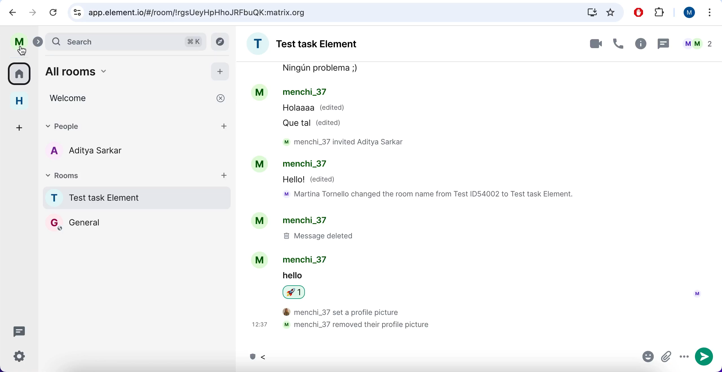 Image resolution: width=722 pixels, height=372 pixels. What do you see at coordinates (221, 44) in the screenshot?
I see `` at bounding box center [221, 44].